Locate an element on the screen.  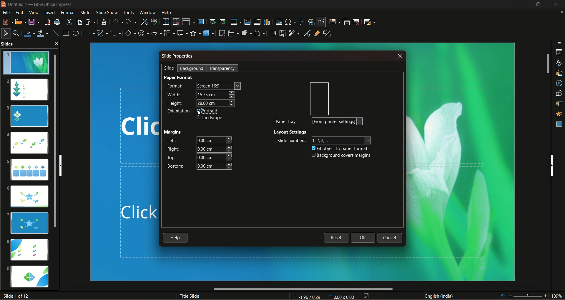
navigator is located at coordinates (558, 83).